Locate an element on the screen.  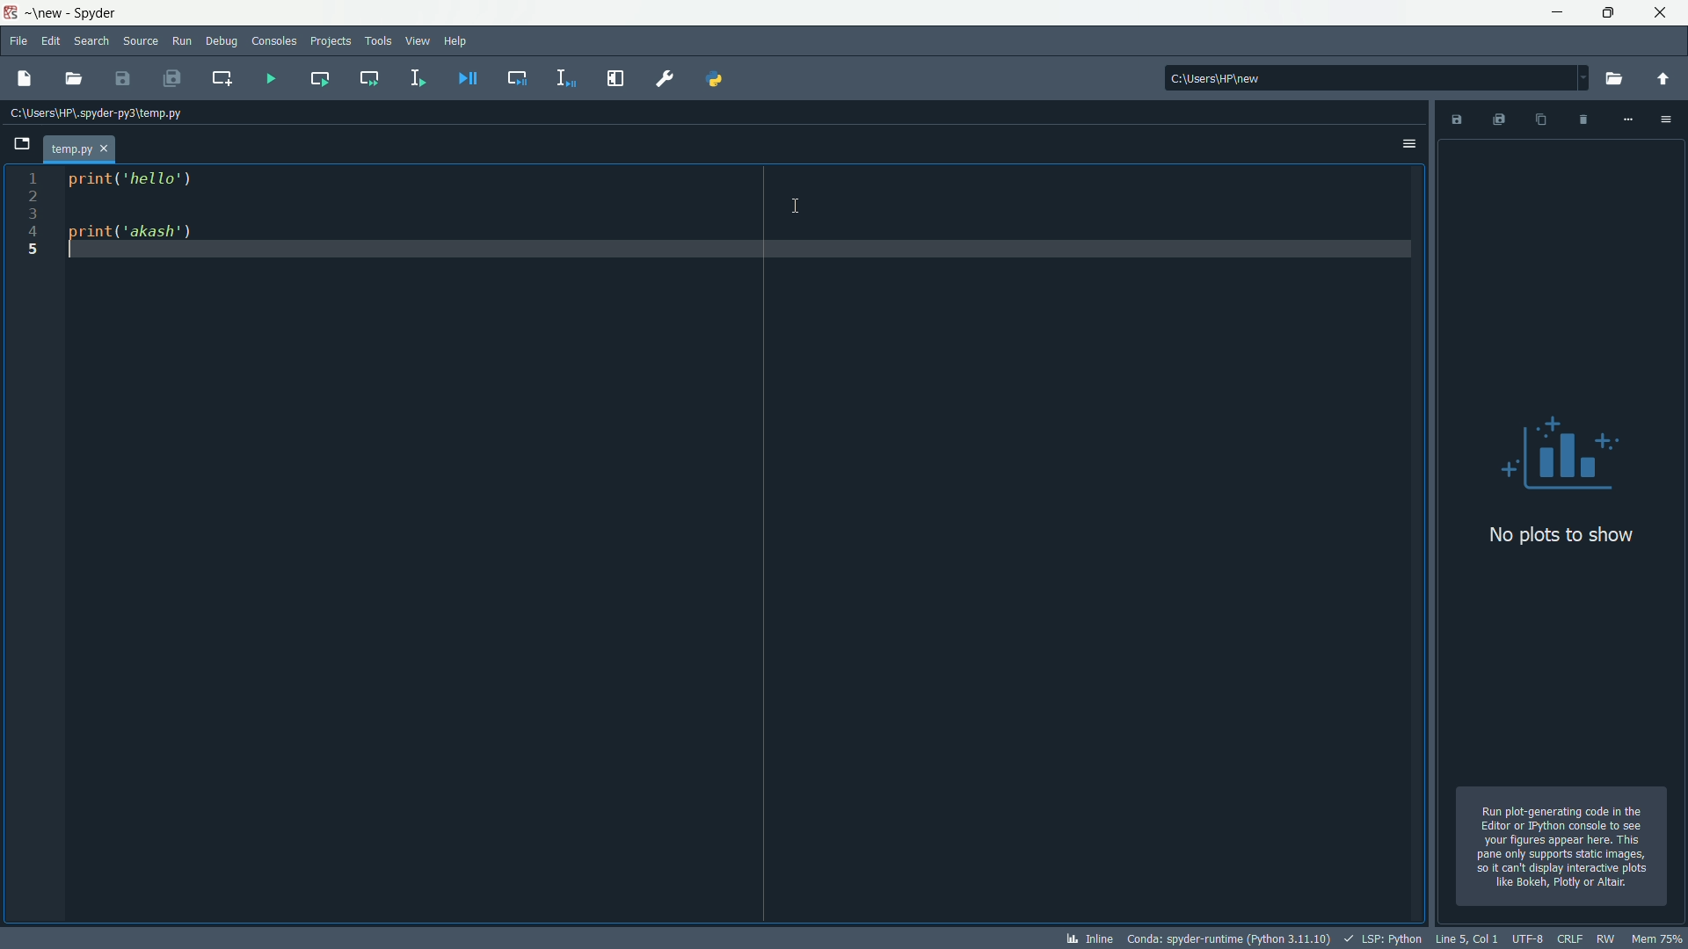
Ci\Users\HP\new is located at coordinates (1357, 77).